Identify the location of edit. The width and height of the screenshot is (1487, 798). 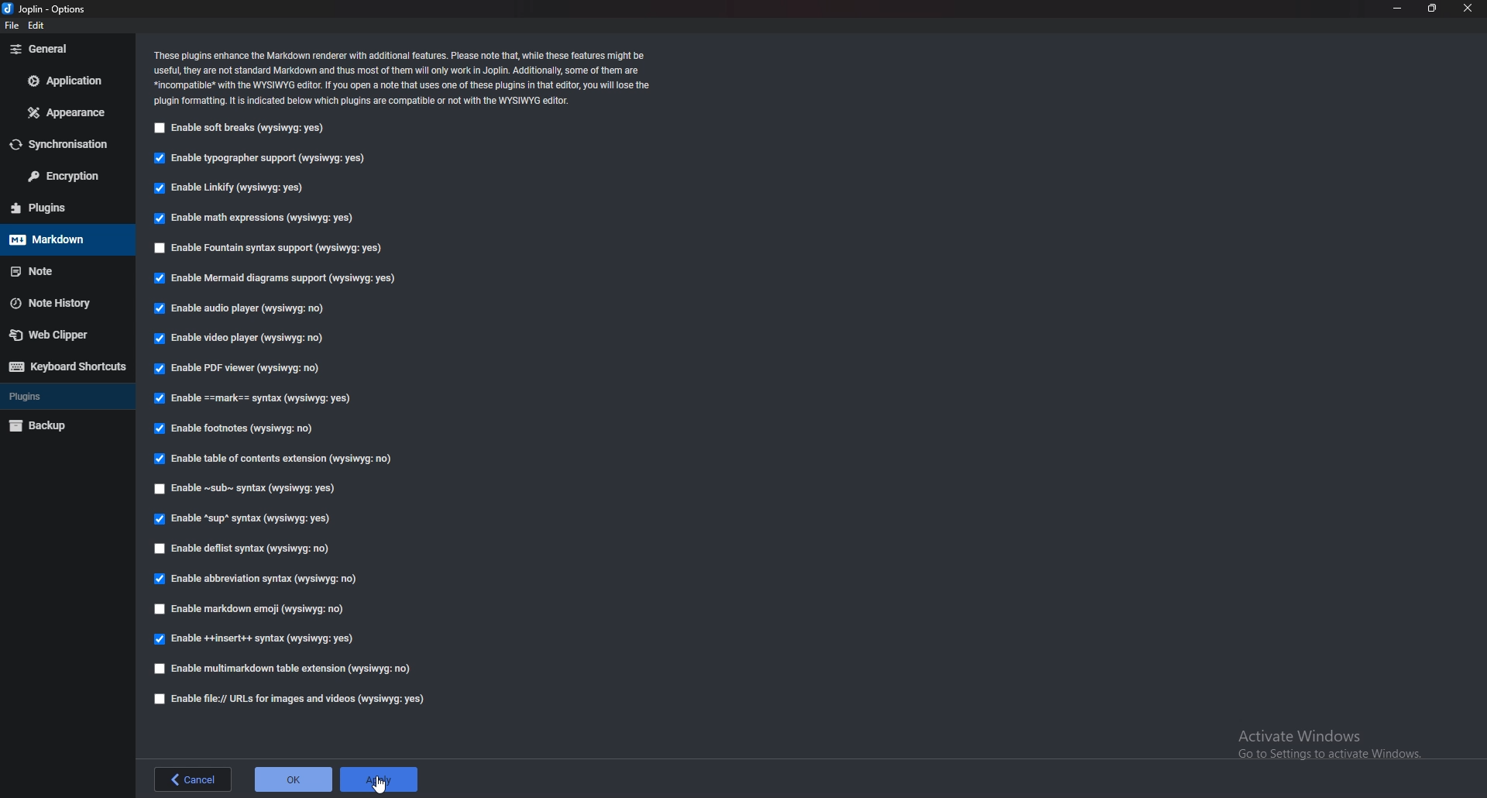
(37, 26).